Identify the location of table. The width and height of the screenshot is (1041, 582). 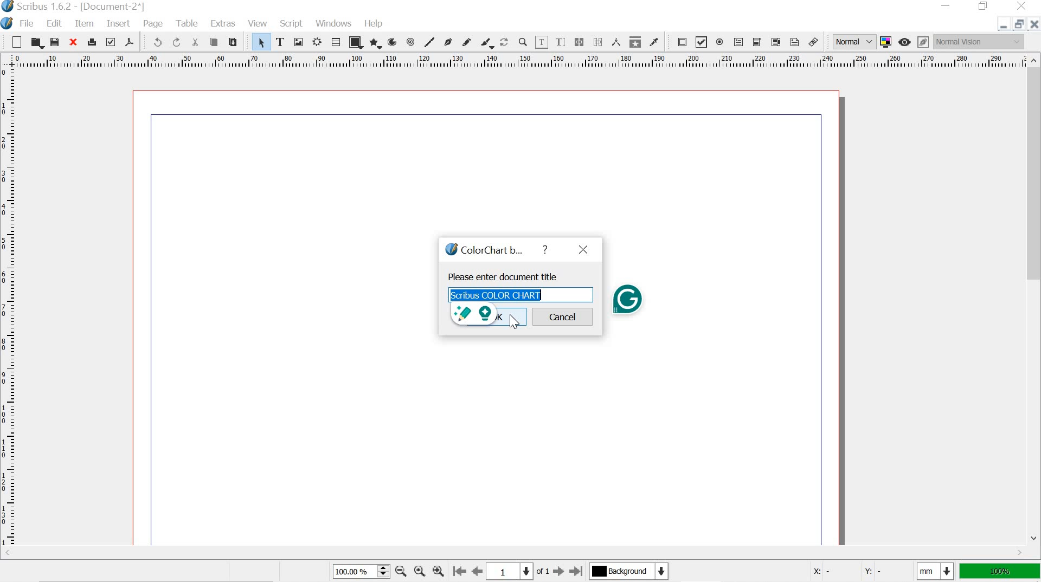
(189, 23).